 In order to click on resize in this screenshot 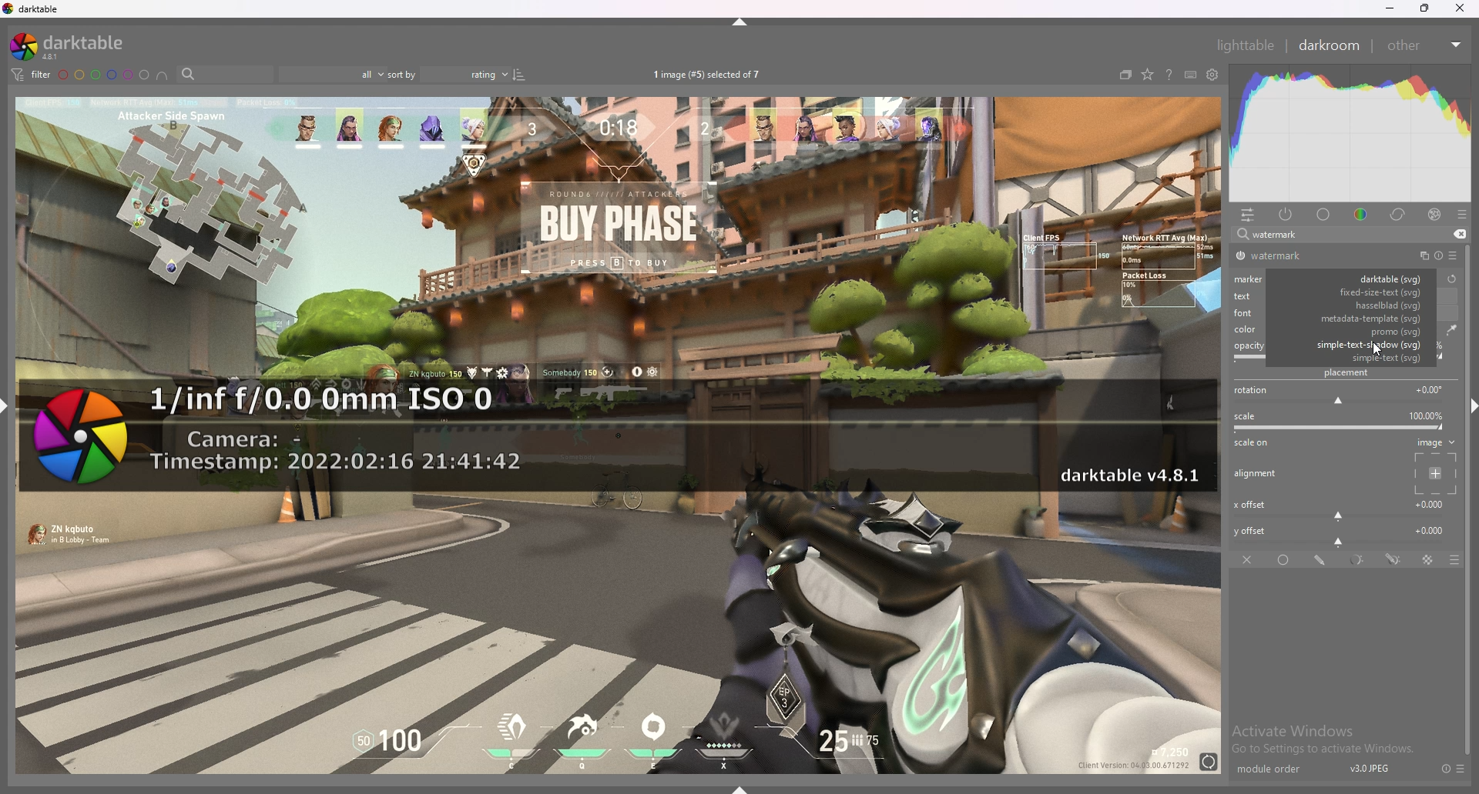, I will do `click(1425, 8)`.